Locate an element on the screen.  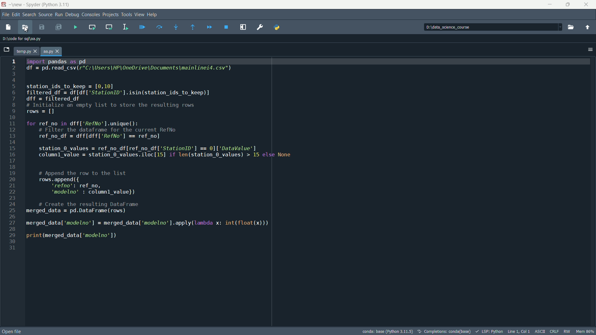
save all files is located at coordinates (59, 27).